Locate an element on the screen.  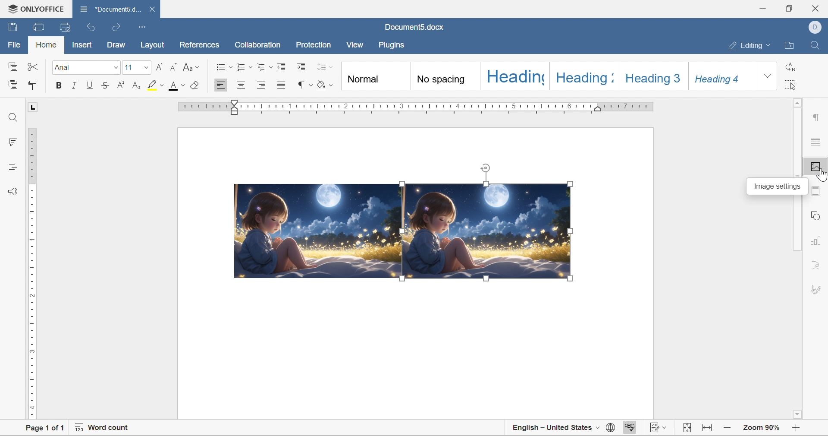
font size is located at coordinates (129, 67).